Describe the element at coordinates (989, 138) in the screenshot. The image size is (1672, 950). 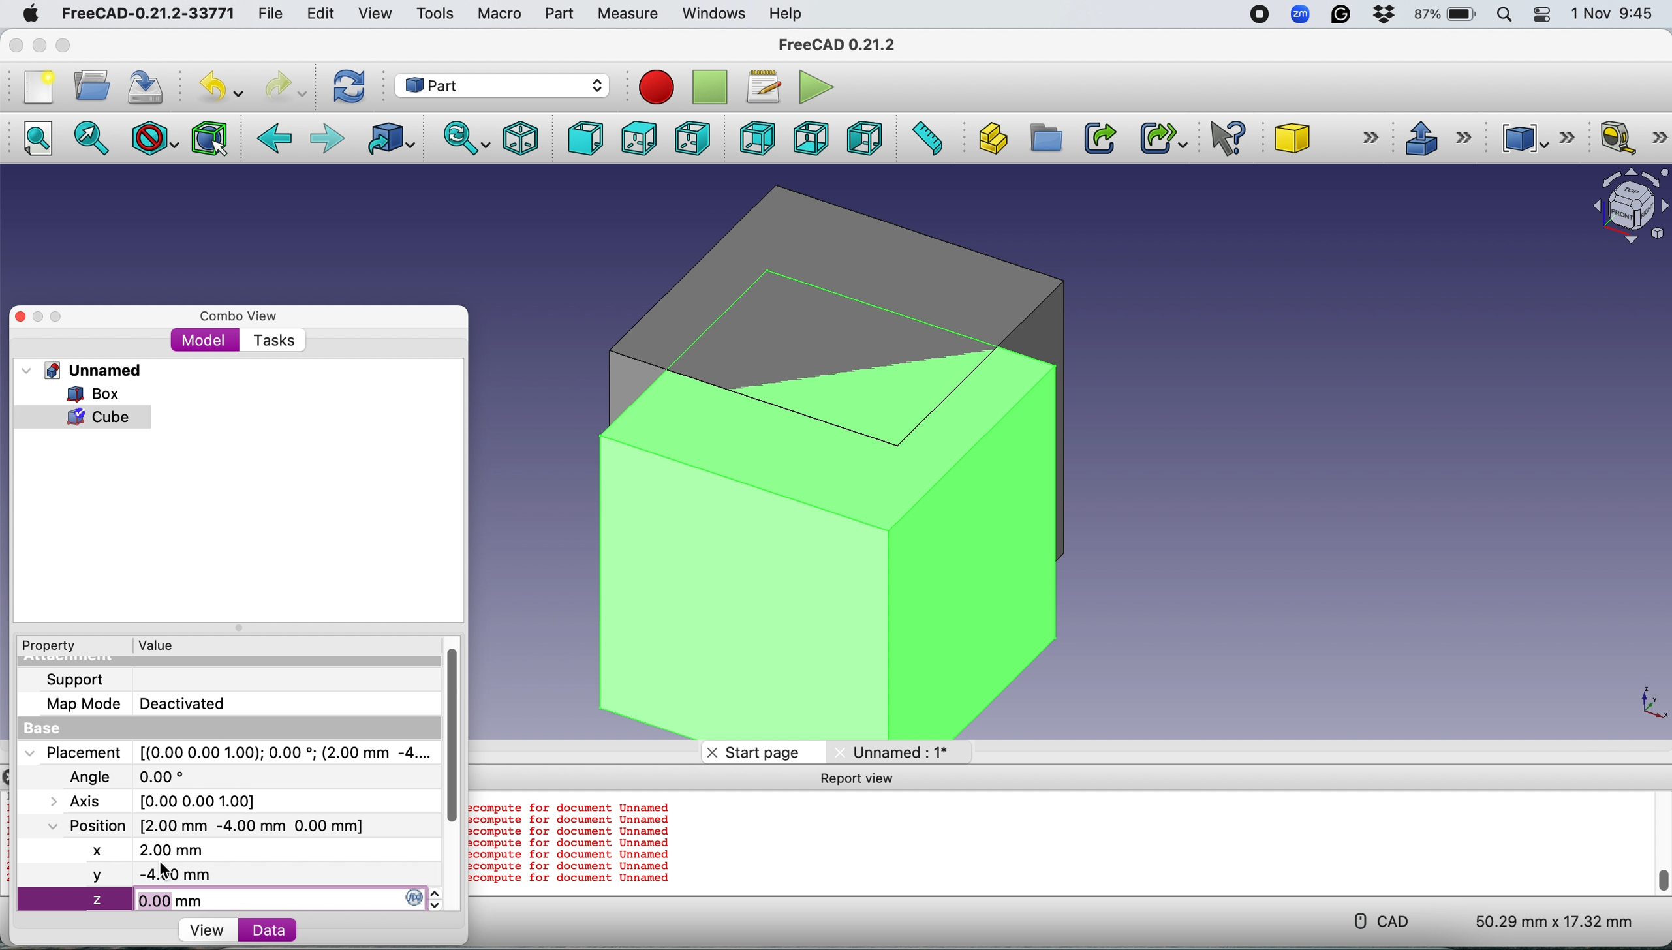
I see `Create part` at that location.